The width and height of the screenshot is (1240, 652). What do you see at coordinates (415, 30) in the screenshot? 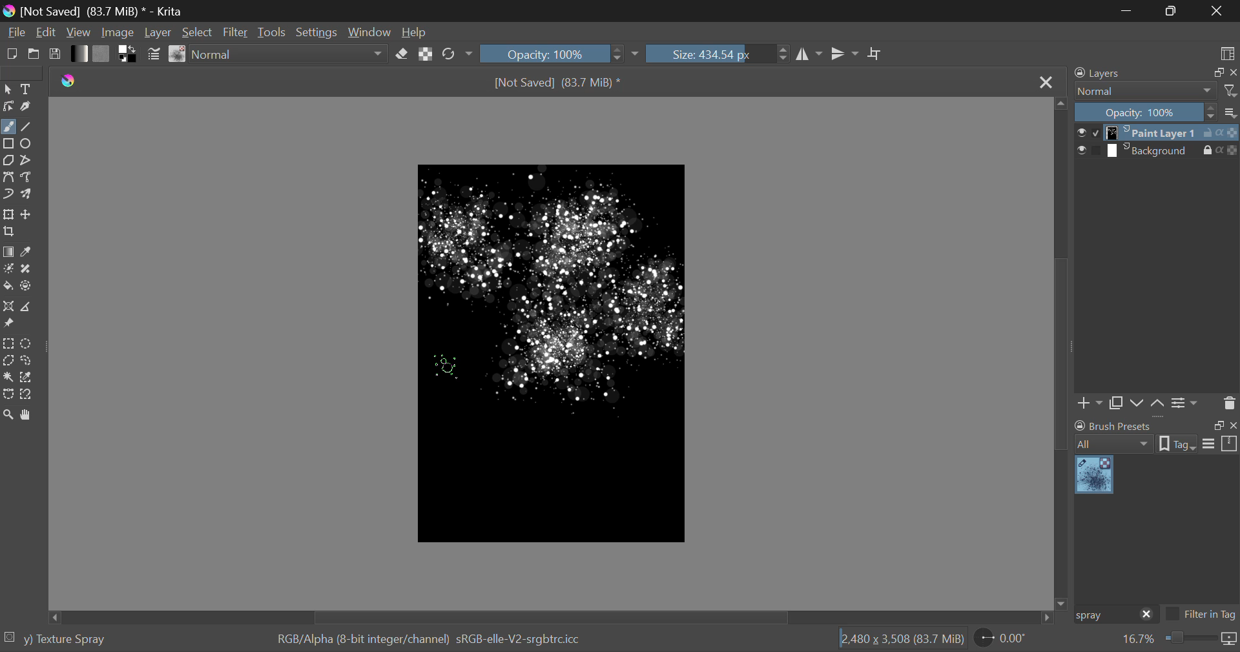
I see `Help` at bounding box center [415, 30].